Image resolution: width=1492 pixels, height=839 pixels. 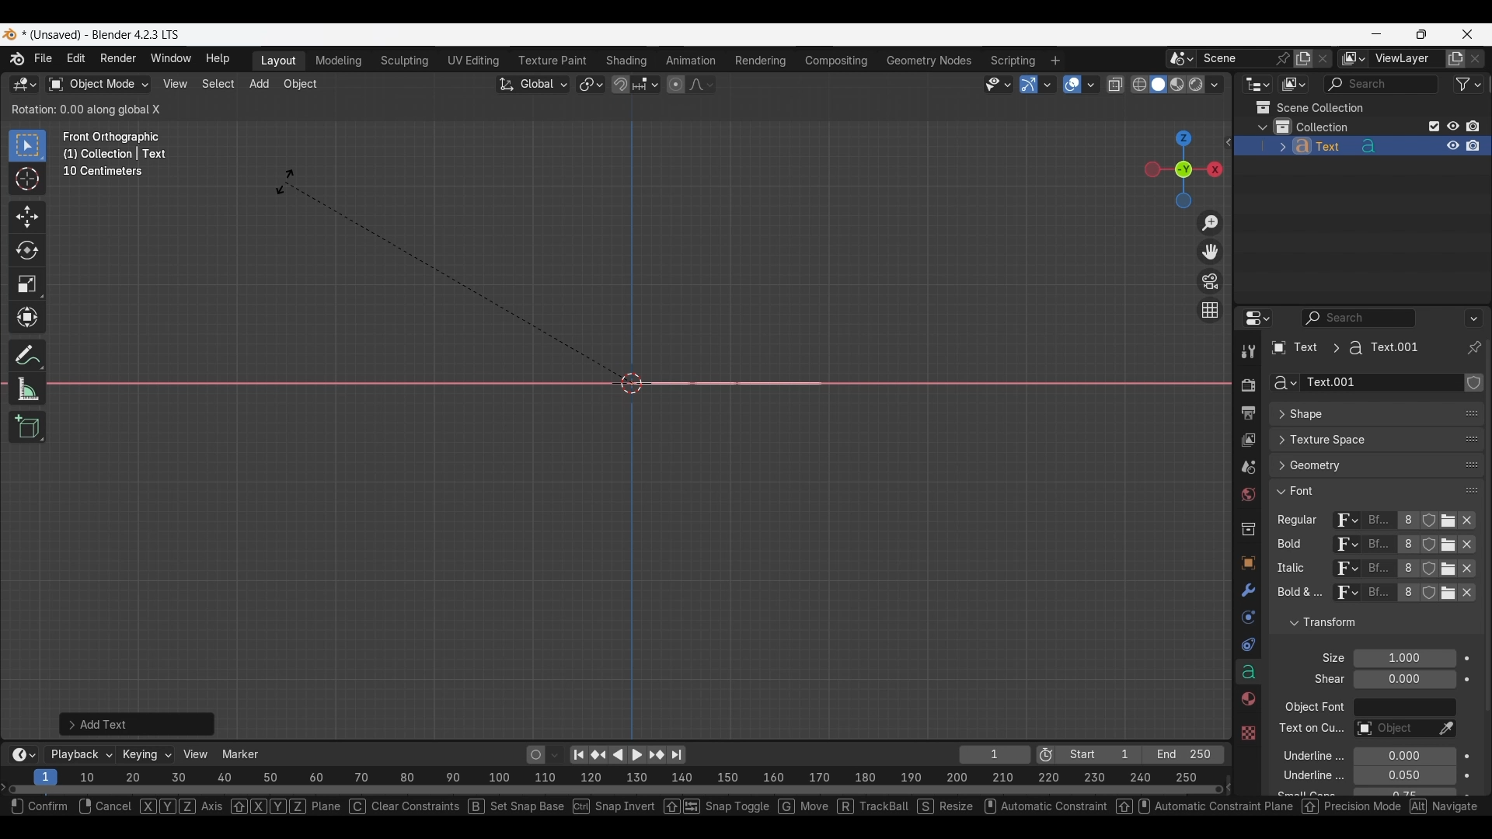 I want to click on Shading, so click(x=1214, y=85).